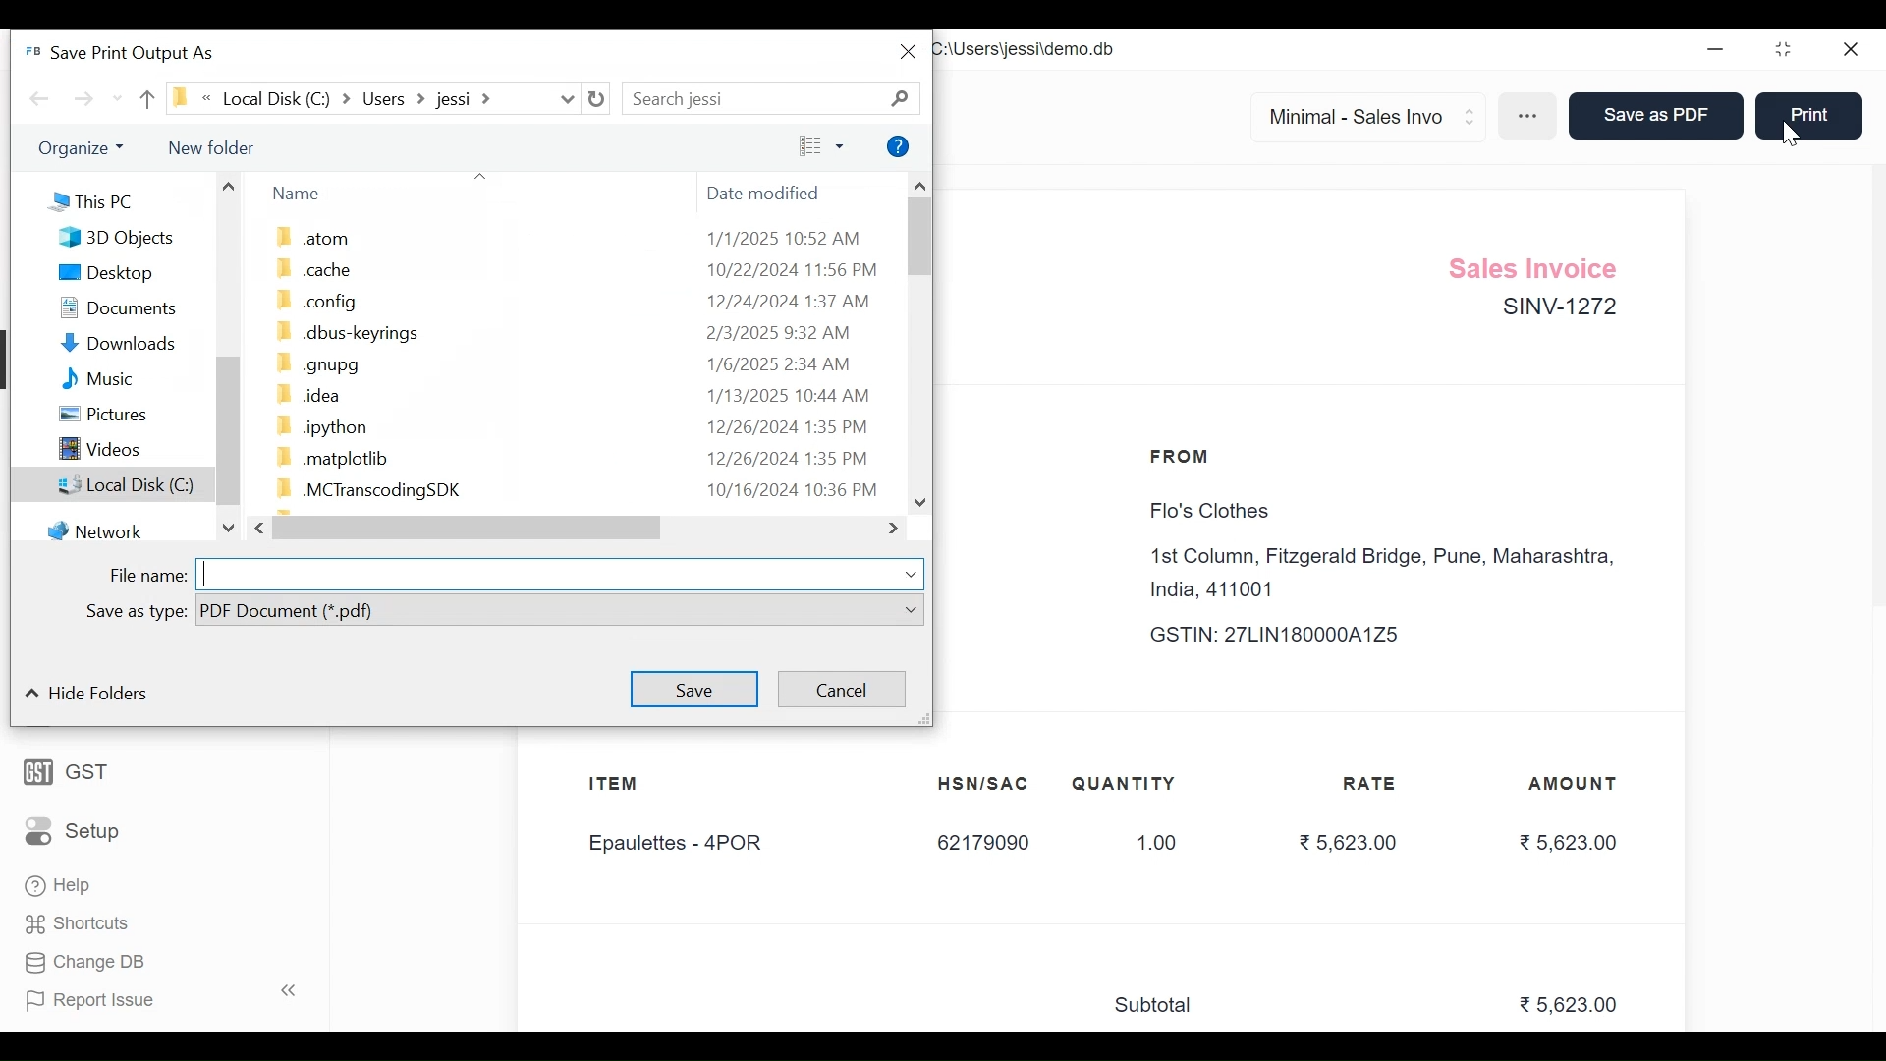 This screenshot has width=1886, height=1061. What do you see at coordinates (1124, 784) in the screenshot?
I see `QUANTITY` at bounding box center [1124, 784].